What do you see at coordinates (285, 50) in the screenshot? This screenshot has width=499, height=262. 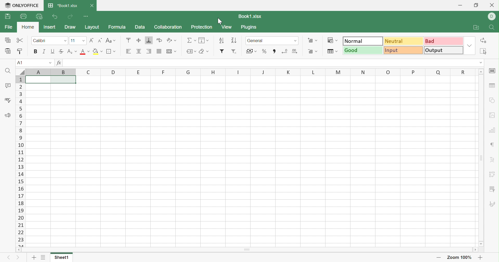 I see `Decrease decimal` at bounding box center [285, 50].